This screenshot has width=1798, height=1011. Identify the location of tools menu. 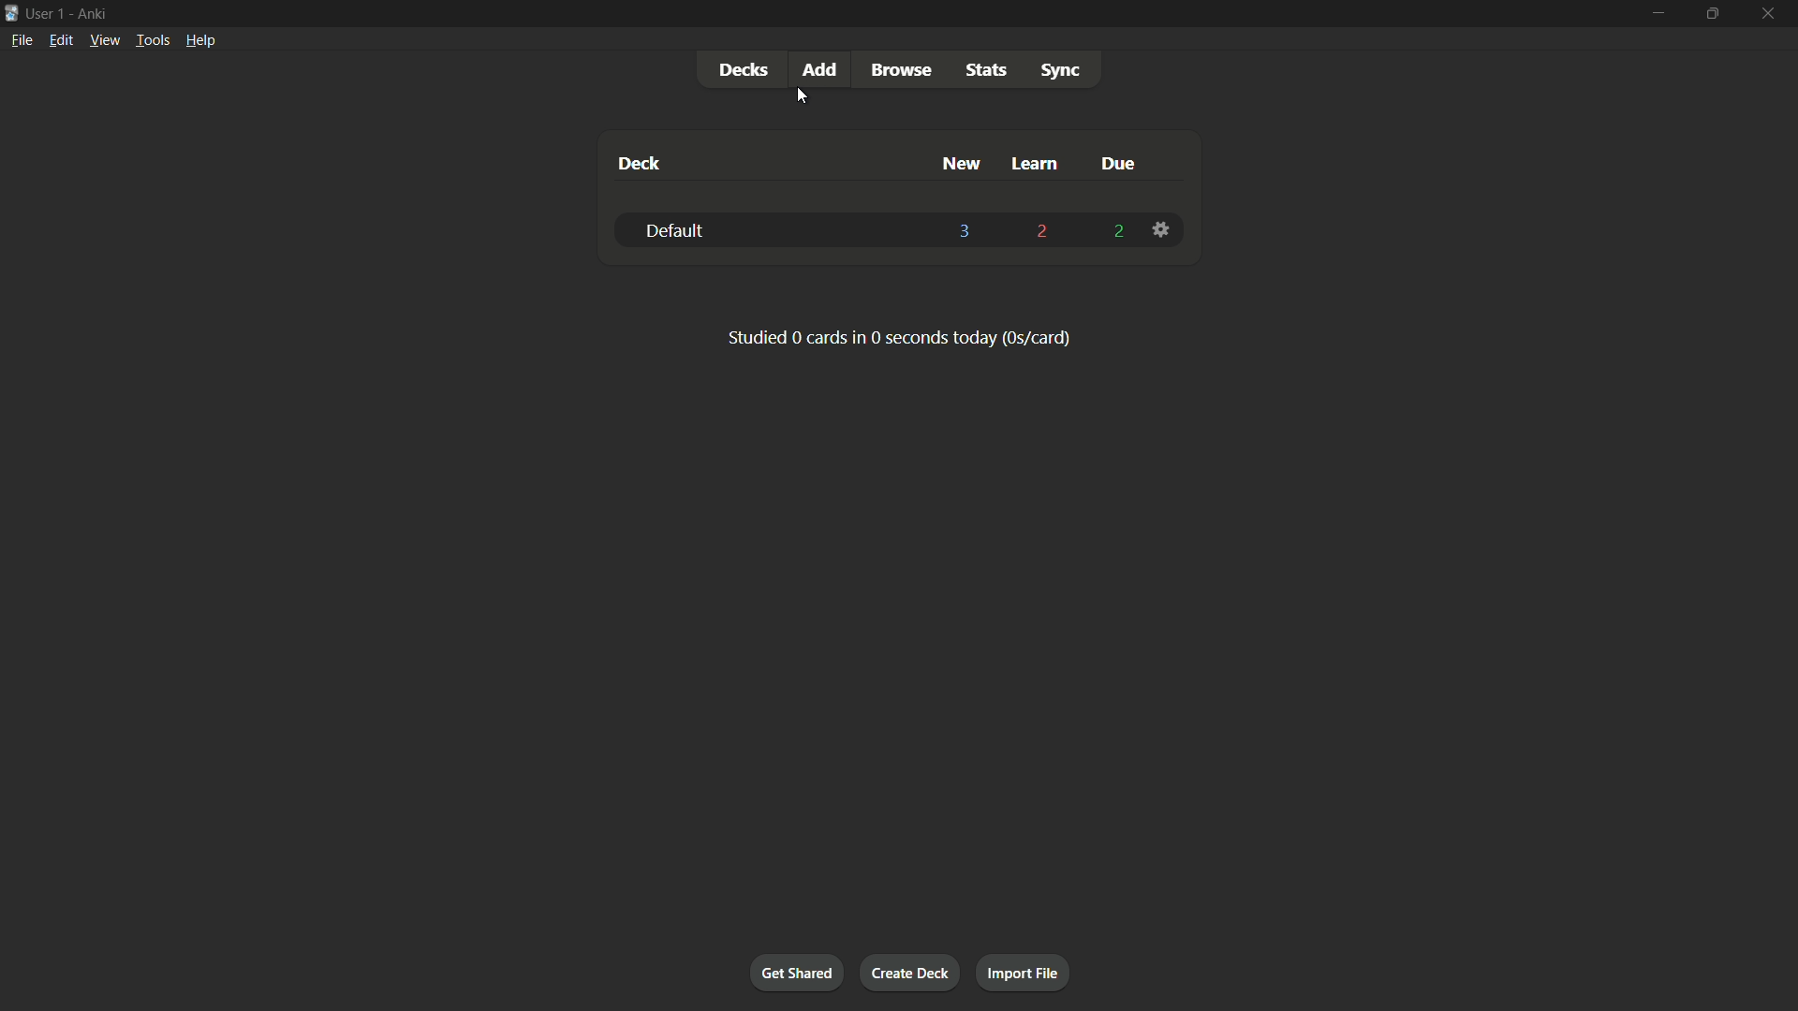
(152, 39).